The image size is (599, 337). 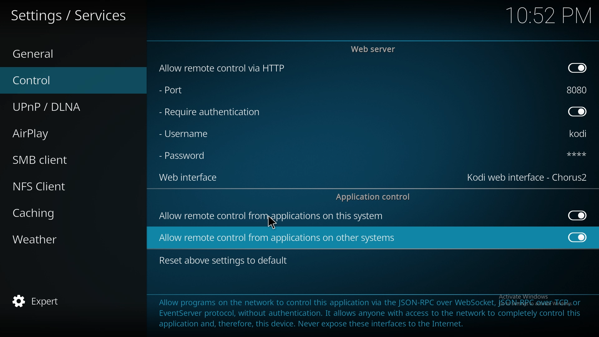 I want to click on allow remote control via http, so click(x=221, y=68).